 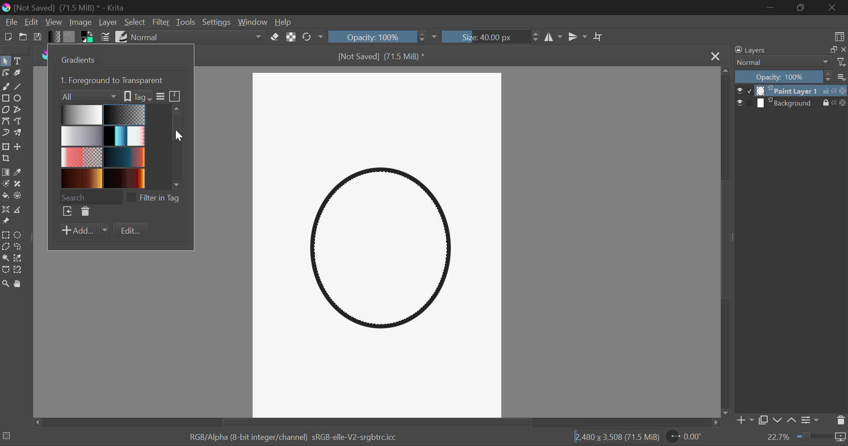 What do you see at coordinates (106, 38) in the screenshot?
I see `Brush Settings` at bounding box center [106, 38].